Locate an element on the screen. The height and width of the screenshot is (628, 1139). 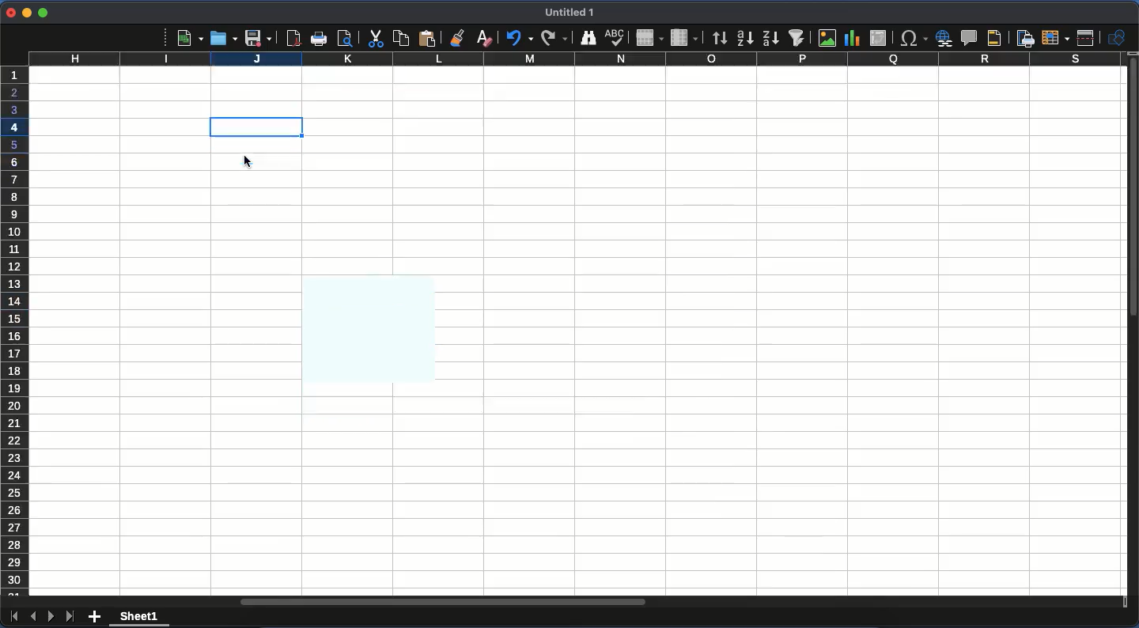
undo is located at coordinates (520, 37).